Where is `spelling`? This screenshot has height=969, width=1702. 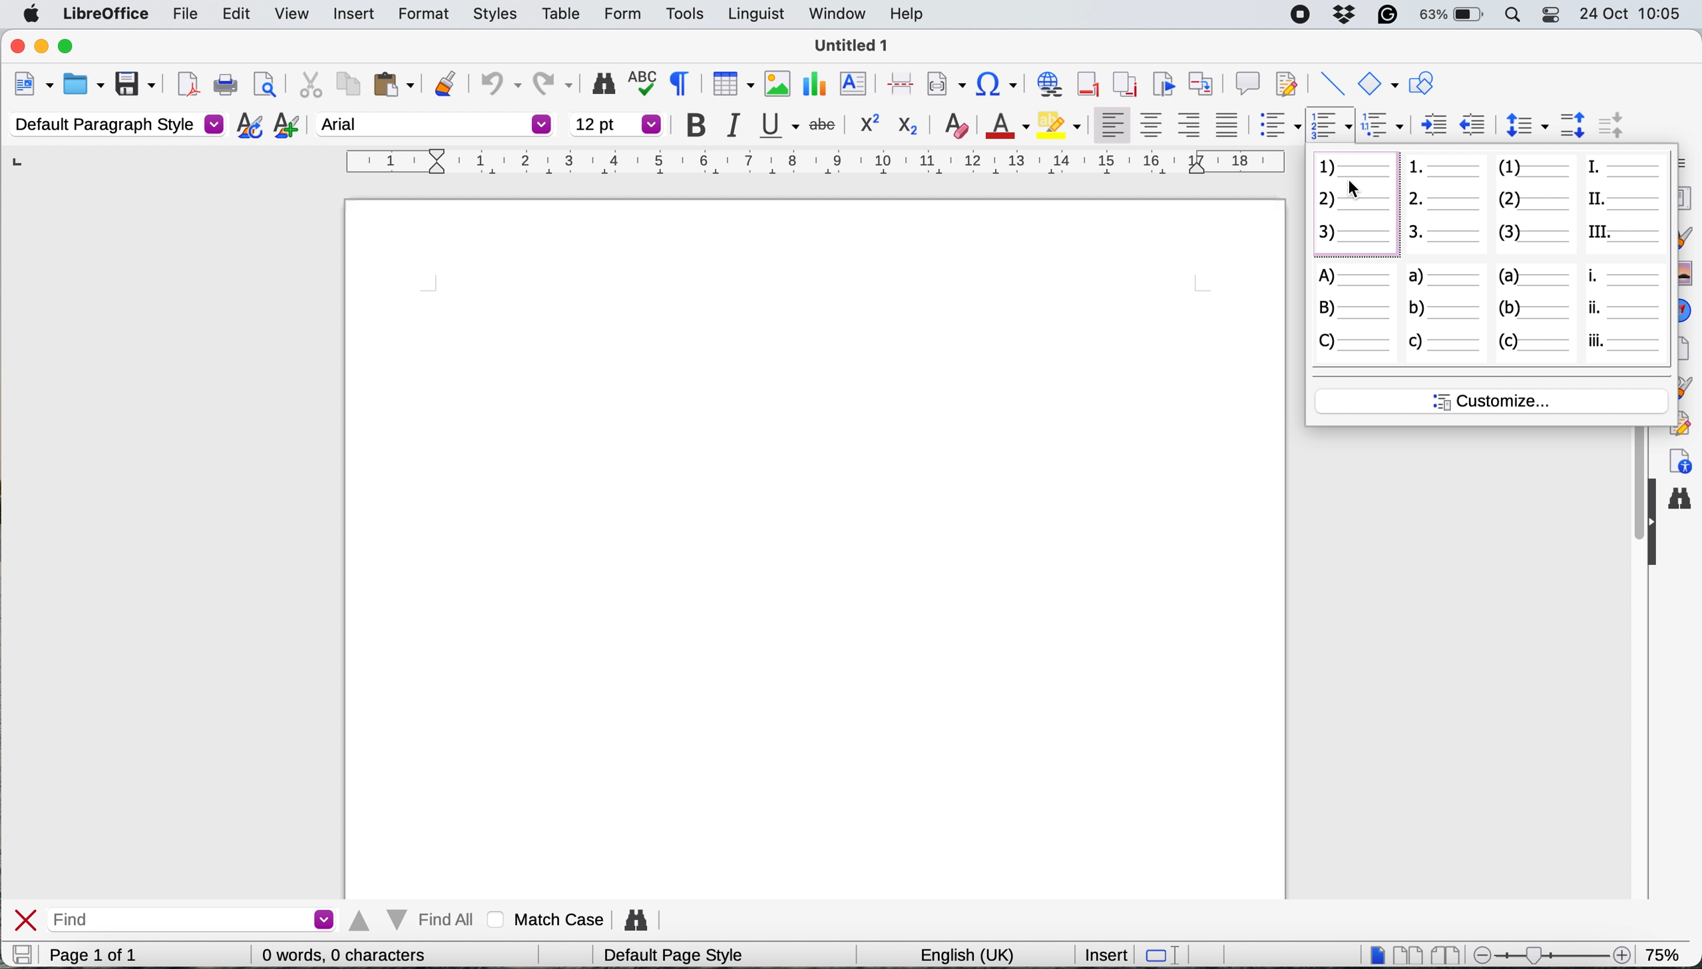 spelling is located at coordinates (646, 83).